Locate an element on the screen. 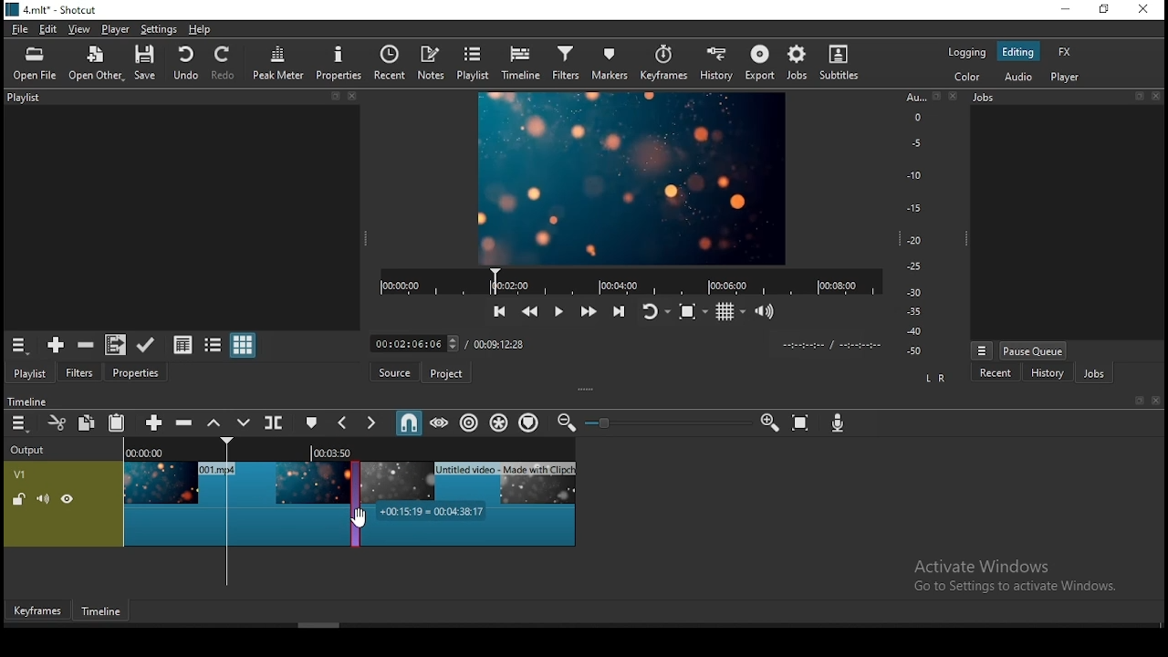 This screenshot has height=657, width=1168. zoom timeline to fit is located at coordinates (802, 422).